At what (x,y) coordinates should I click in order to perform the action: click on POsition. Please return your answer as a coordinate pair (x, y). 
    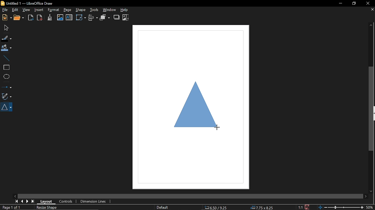
    Looking at the image, I should click on (219, 207).